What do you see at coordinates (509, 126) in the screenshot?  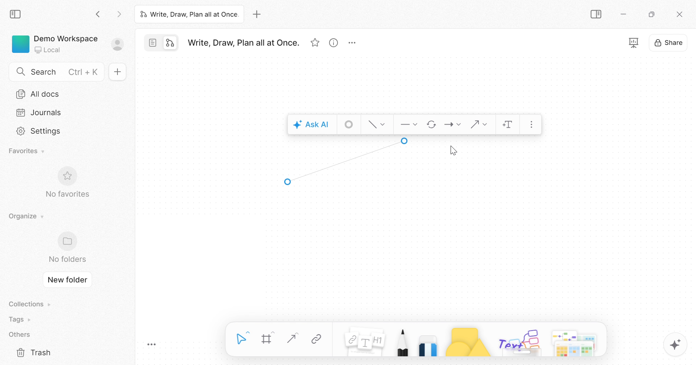 I see `Add text` at bounding box center [509, 126].